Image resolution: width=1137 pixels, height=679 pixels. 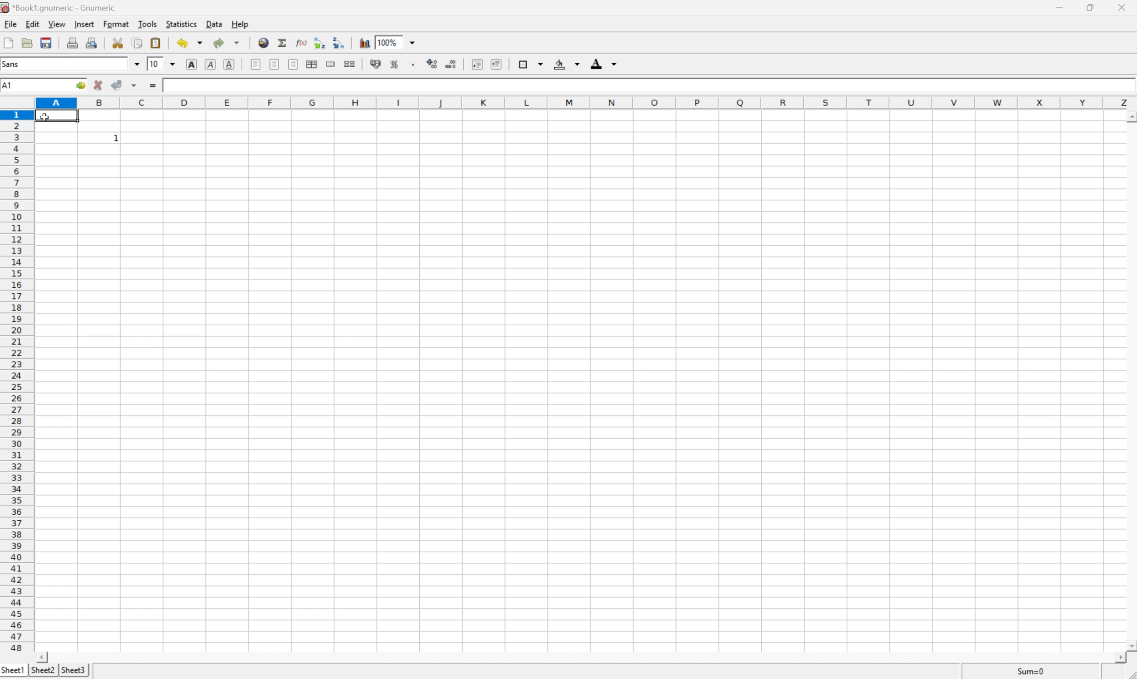 I want to click on font size 10, so click(x=162, y=65).